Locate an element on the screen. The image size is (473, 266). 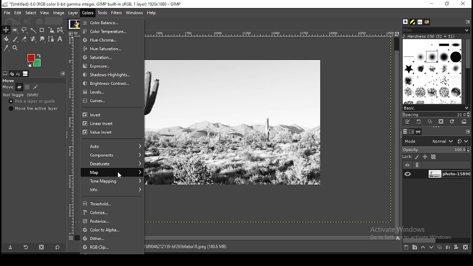
value invert is located at coordinates (108, 133).